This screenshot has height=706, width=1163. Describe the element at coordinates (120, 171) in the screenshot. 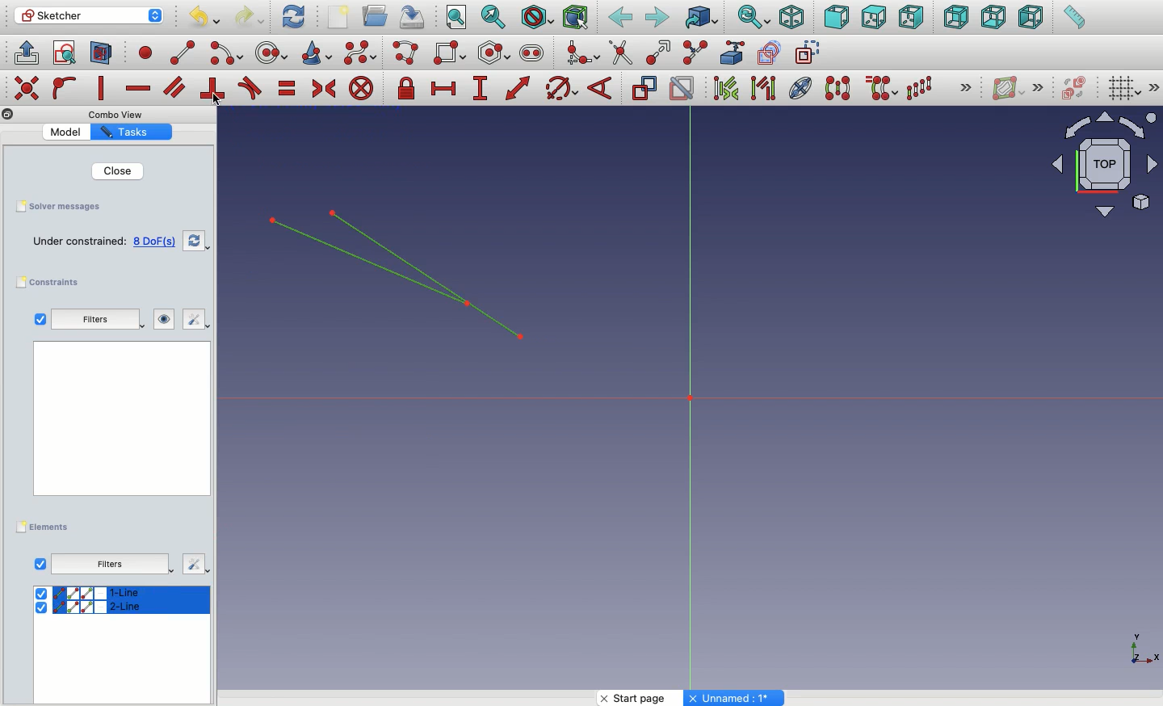

I see `Close` at that location.